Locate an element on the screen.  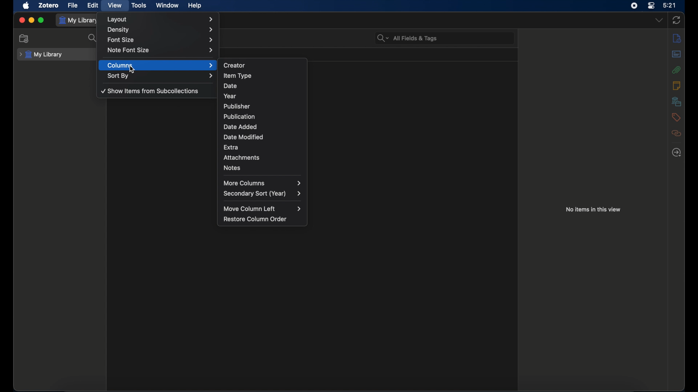
density is located at coordinates (161, 30).